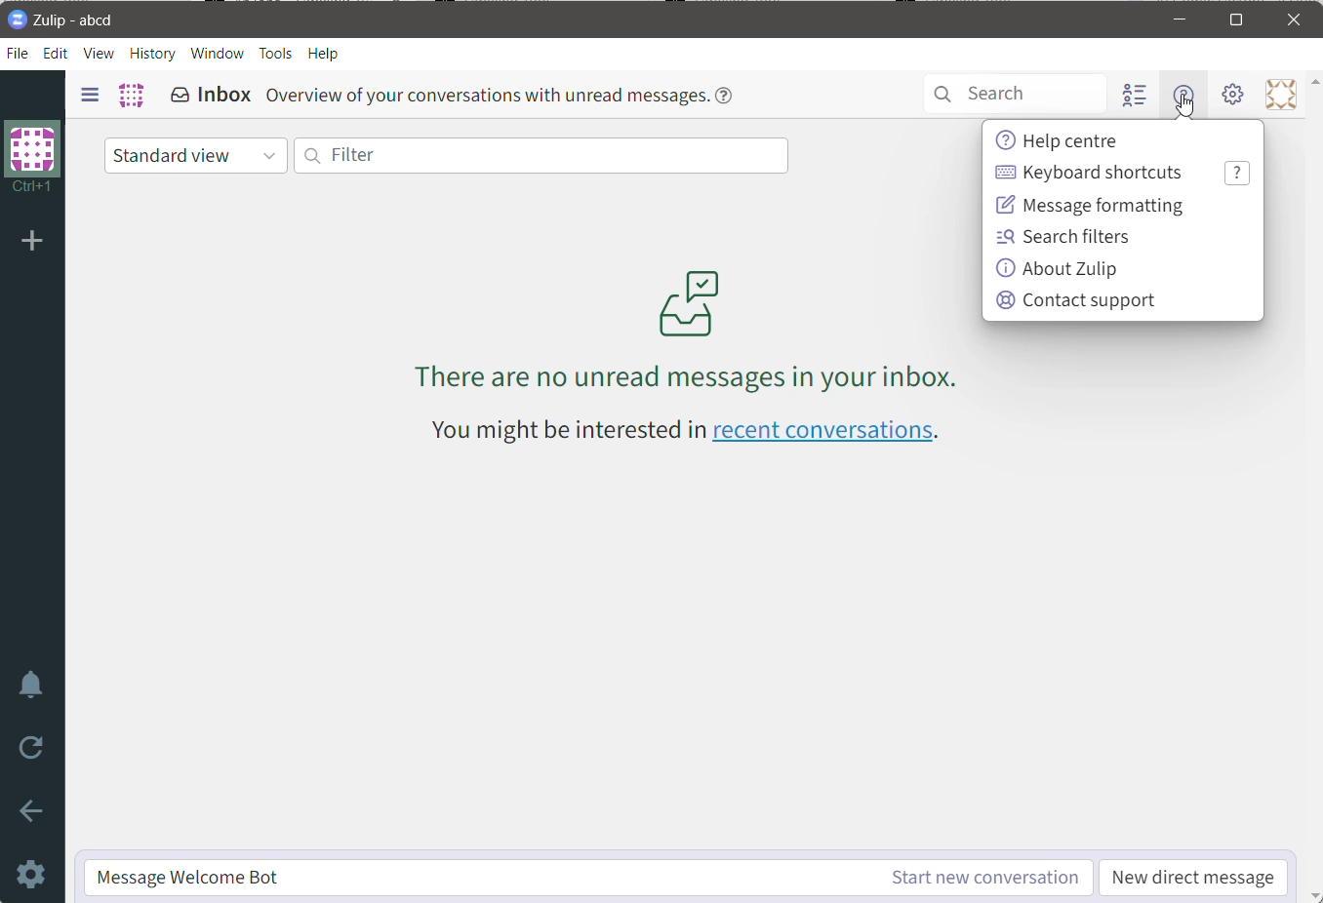 The width and height of the screenshot is (1323, 903). I want to click on Add organization, so click(37, 242).